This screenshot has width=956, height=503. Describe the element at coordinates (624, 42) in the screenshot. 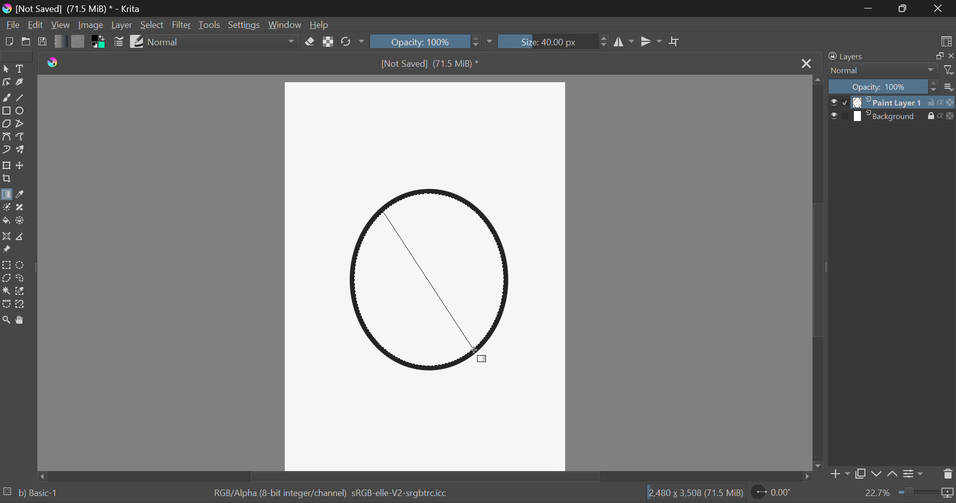

I see `Vertical Mirror Flip` at that location.